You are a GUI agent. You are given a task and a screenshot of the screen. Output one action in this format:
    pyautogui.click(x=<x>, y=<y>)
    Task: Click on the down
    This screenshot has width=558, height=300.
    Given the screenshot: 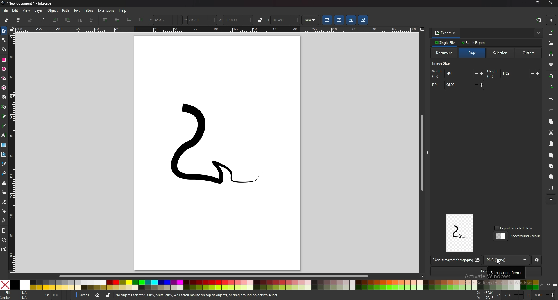 What is the action you would take?
    pyautogui.click(x=548, y=285)
    